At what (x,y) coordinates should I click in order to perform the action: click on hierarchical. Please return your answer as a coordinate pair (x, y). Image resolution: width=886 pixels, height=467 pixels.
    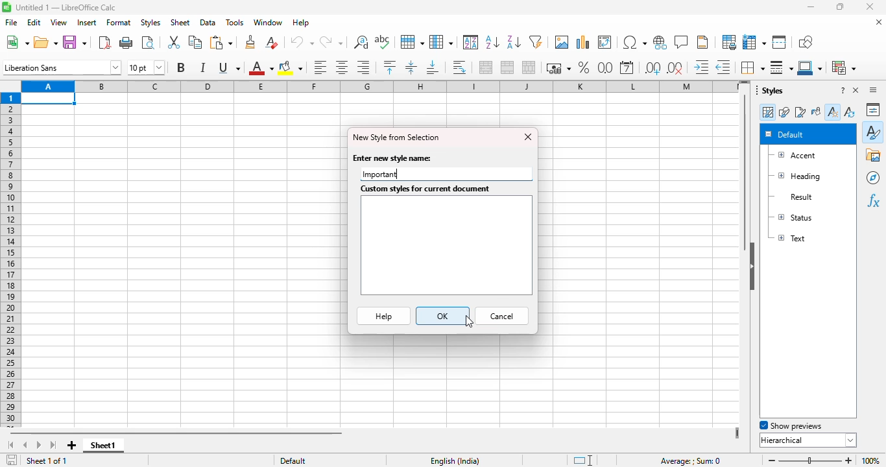
    Looking at the image, I should click on (808, 440).